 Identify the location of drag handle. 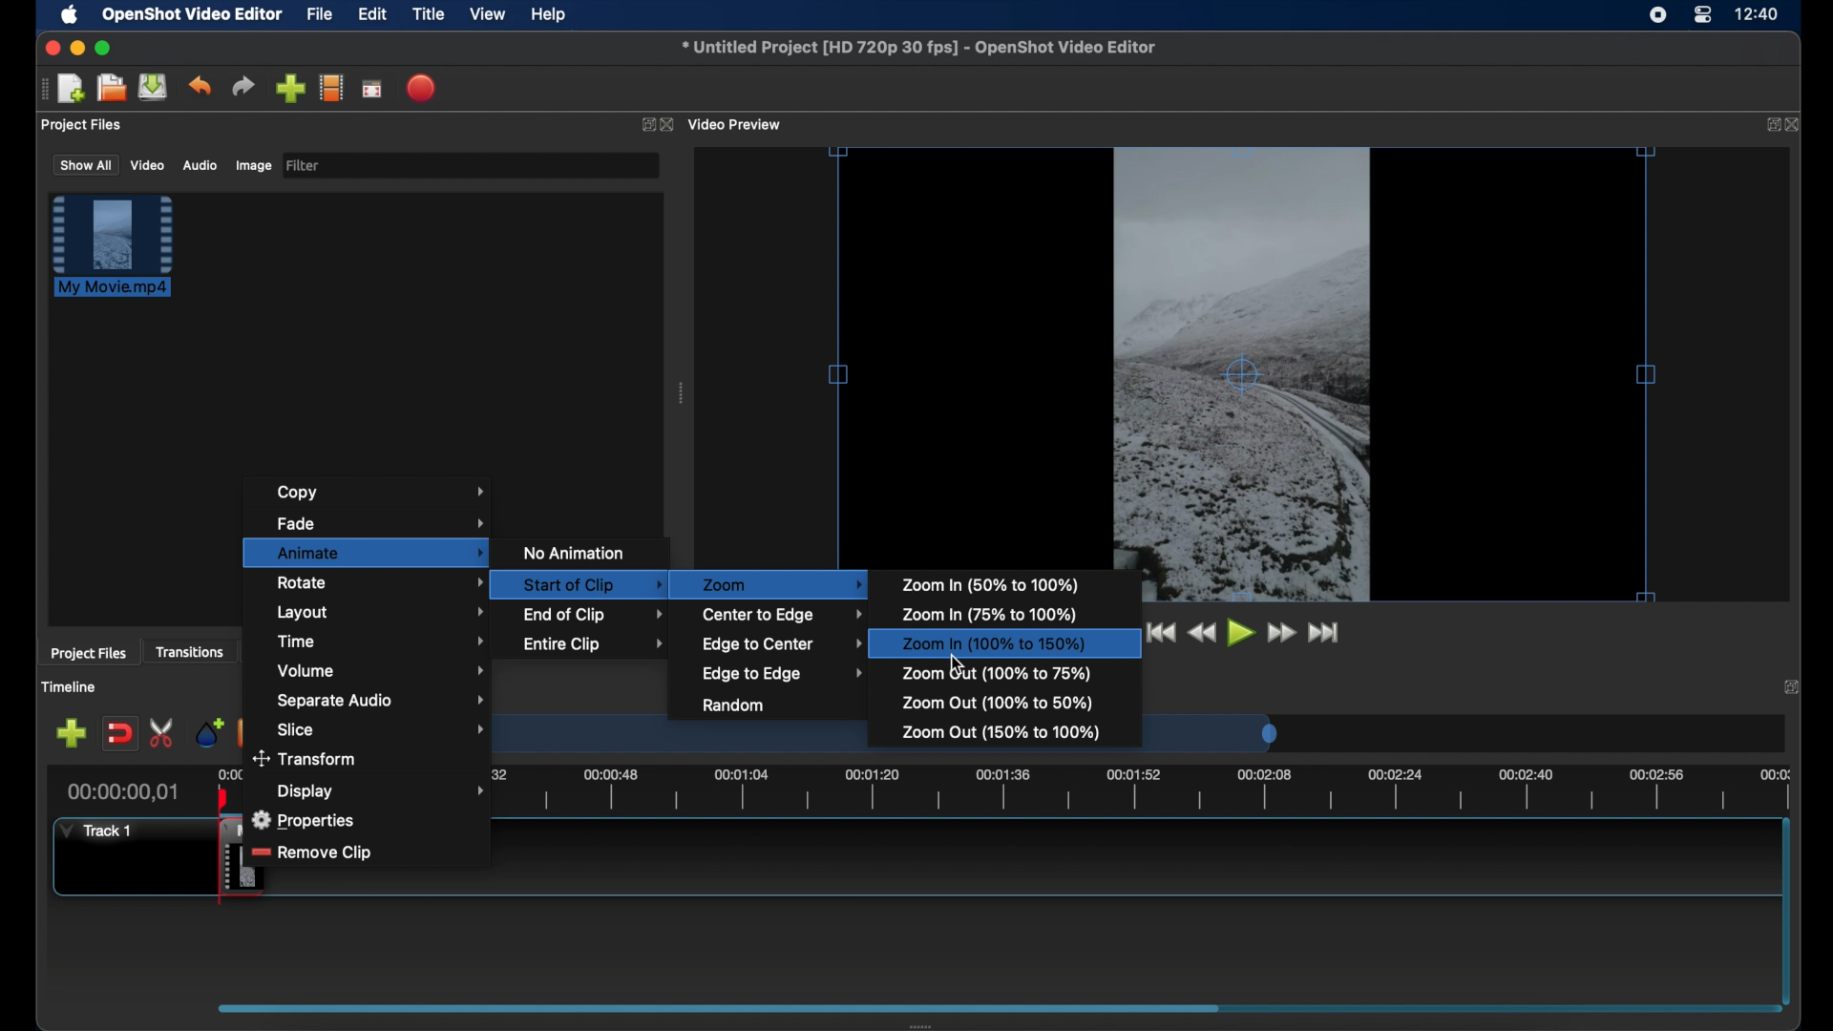
(42, 89).